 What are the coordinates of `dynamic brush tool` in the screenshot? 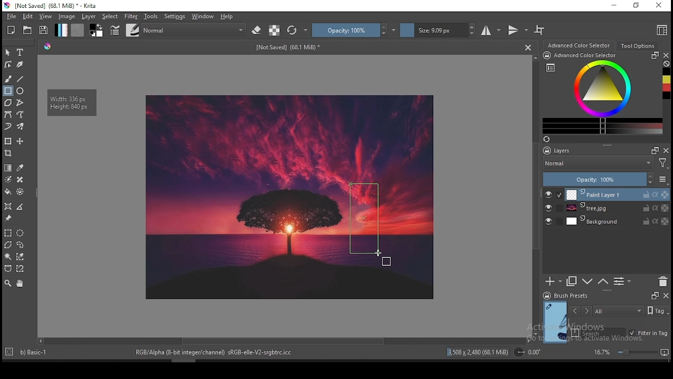 It's located at (8, 126).